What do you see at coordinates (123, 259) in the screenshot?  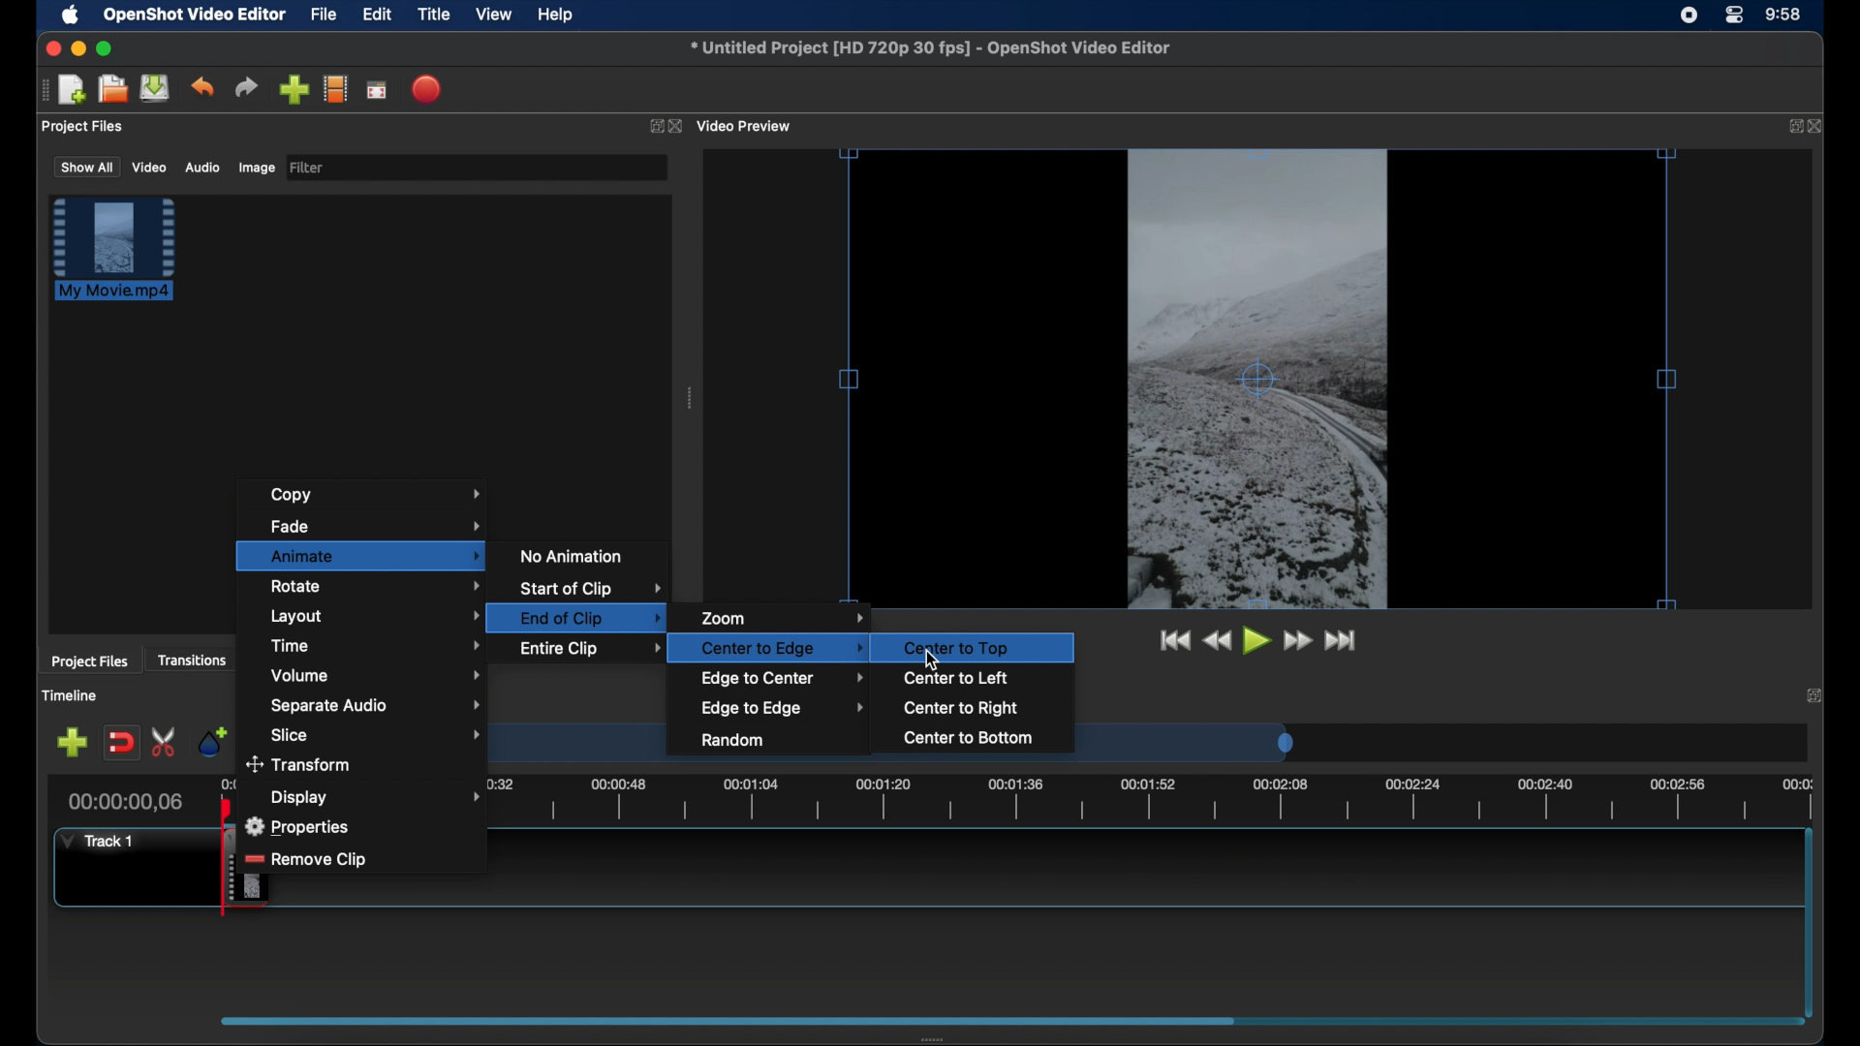 I see `clip highlighted` at bounding box center [123, 259].